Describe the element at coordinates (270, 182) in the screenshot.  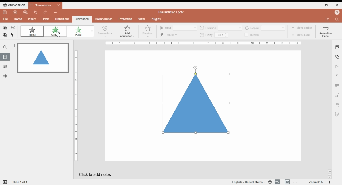
I see `set project language` at that location.